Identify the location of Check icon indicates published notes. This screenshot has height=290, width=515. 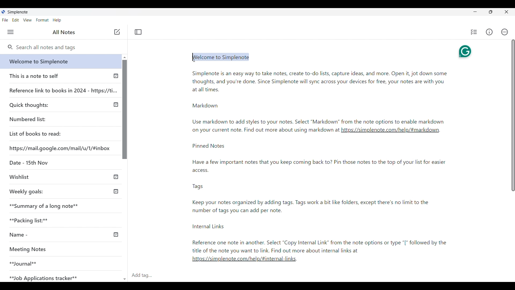
(116, 77).